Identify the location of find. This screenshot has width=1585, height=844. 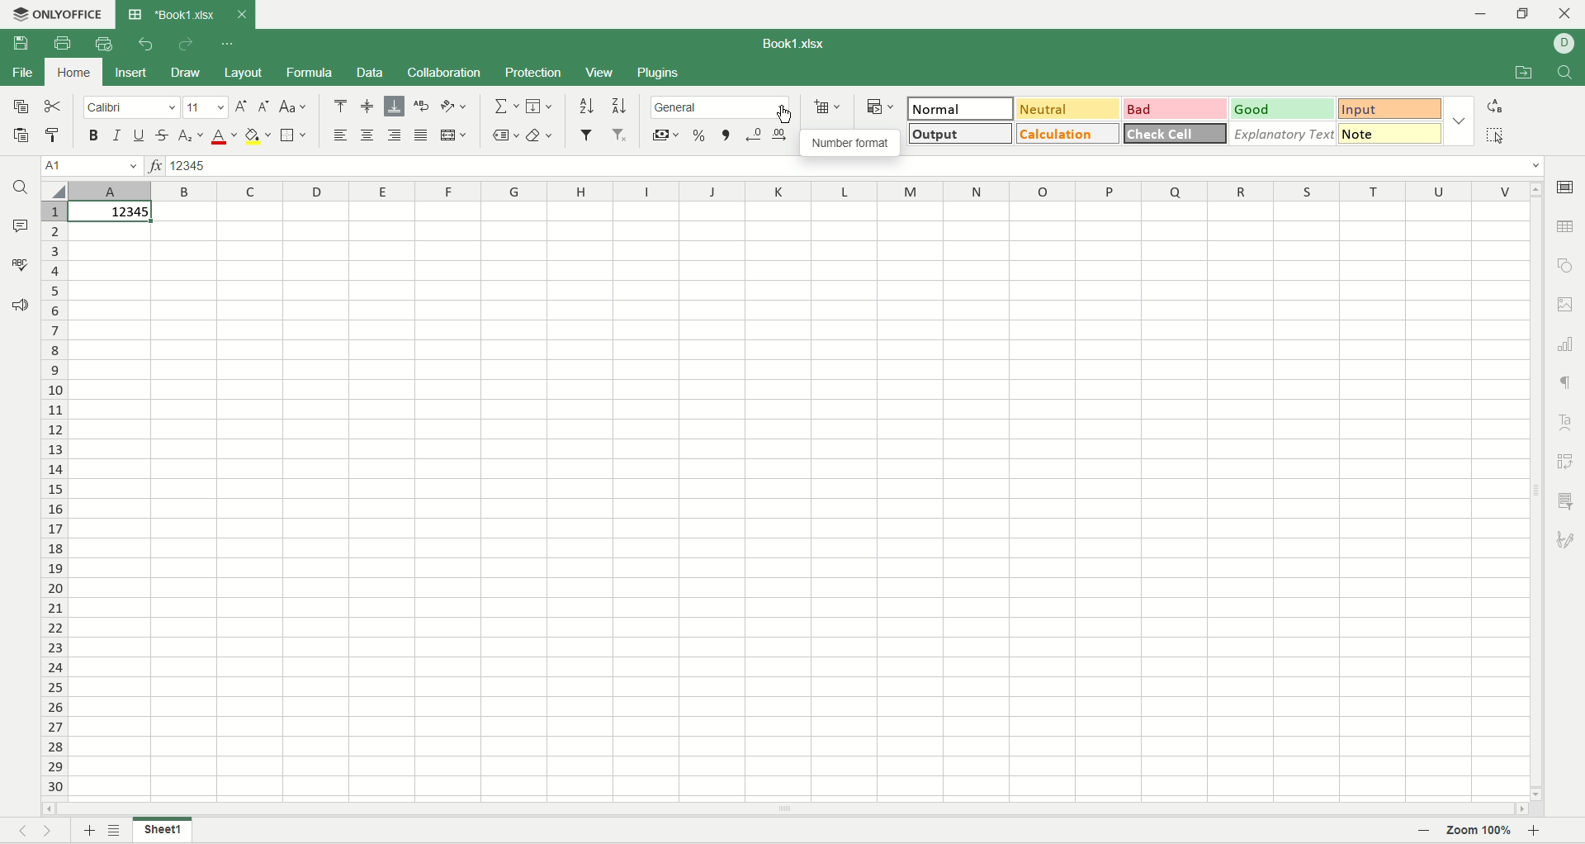
(1566, 73).